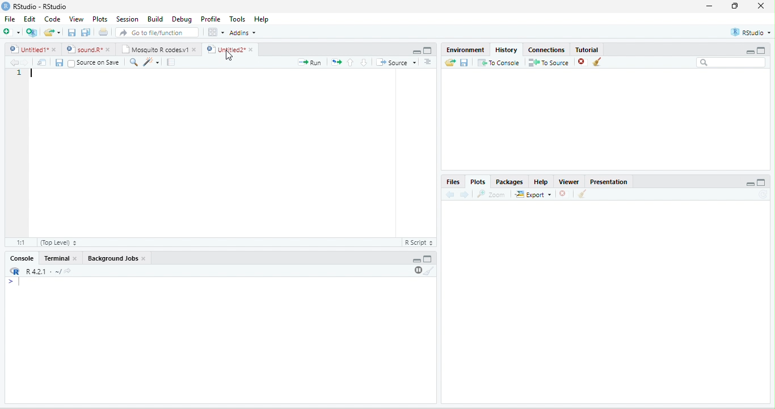 This screenshot has height=409, width=775. I want to click on show in new window, so click(43, 62).